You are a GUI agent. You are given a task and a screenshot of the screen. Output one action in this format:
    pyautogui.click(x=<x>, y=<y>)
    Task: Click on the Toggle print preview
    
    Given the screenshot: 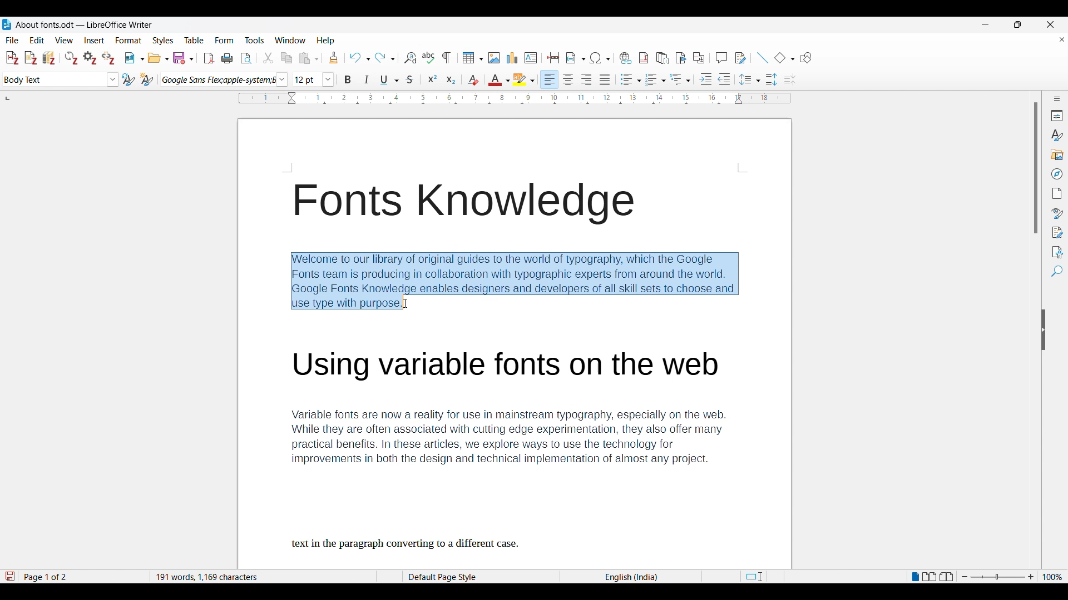 What is the action you would take?
    pyautogui.click(x=246, y=58)
    